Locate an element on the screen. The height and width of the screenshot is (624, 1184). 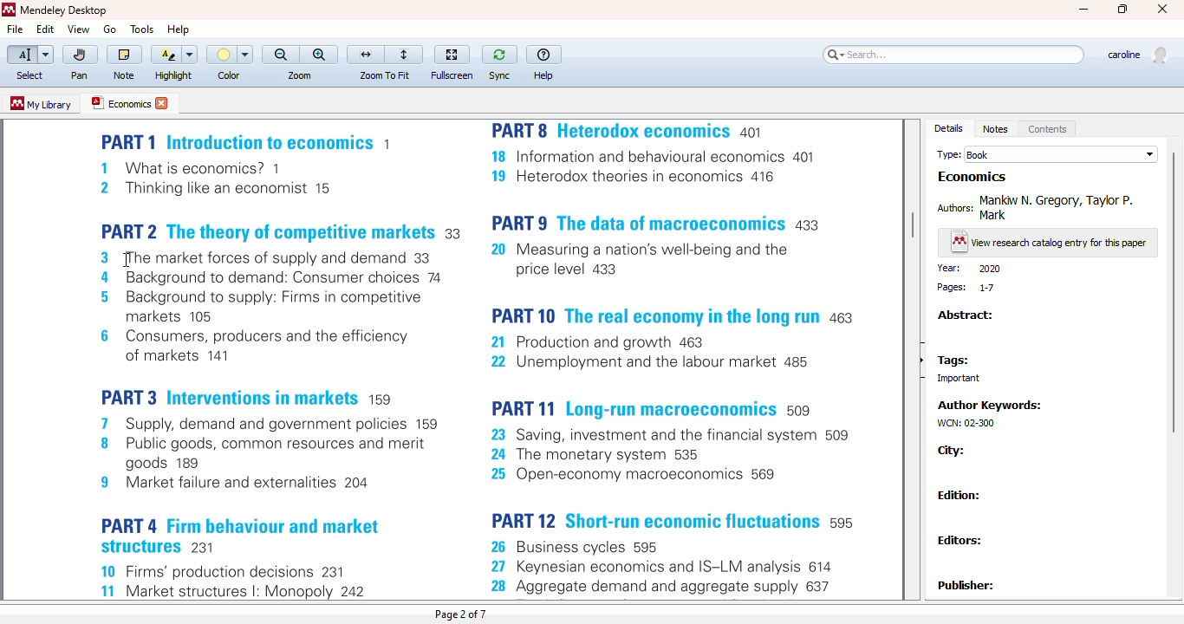
mendeley desktop is located at coordinates (64, 10).